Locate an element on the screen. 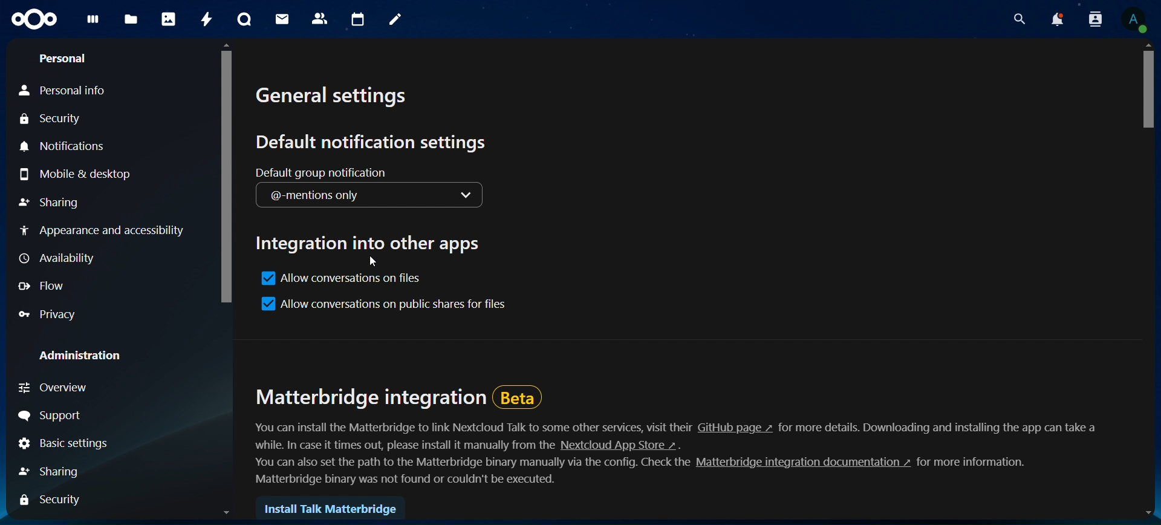 The image size is (1161, 525). default notification settings is located at coordinates (376, 142).